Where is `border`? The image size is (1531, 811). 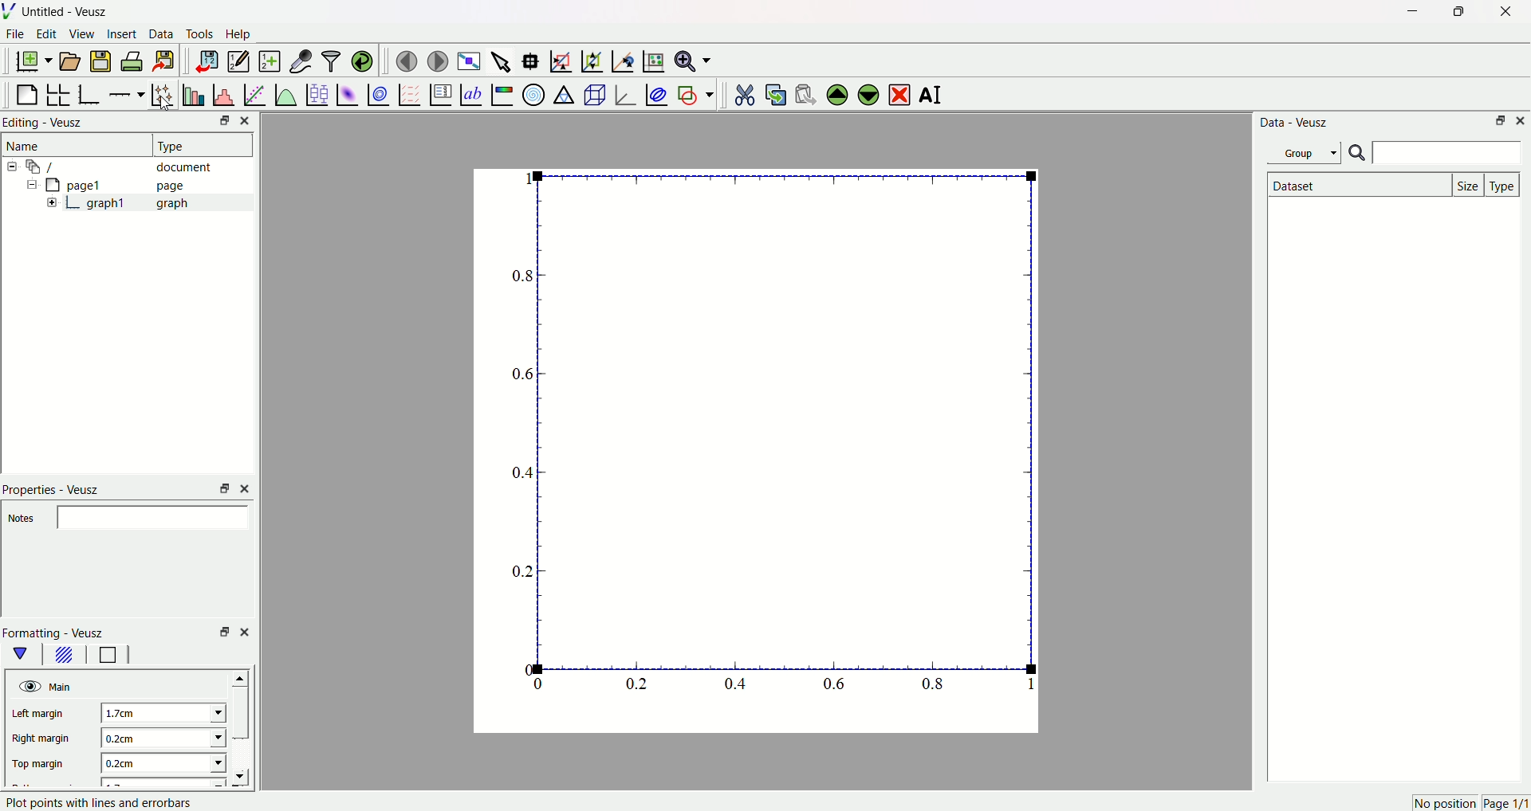 border is located at coordinates (108, 656).